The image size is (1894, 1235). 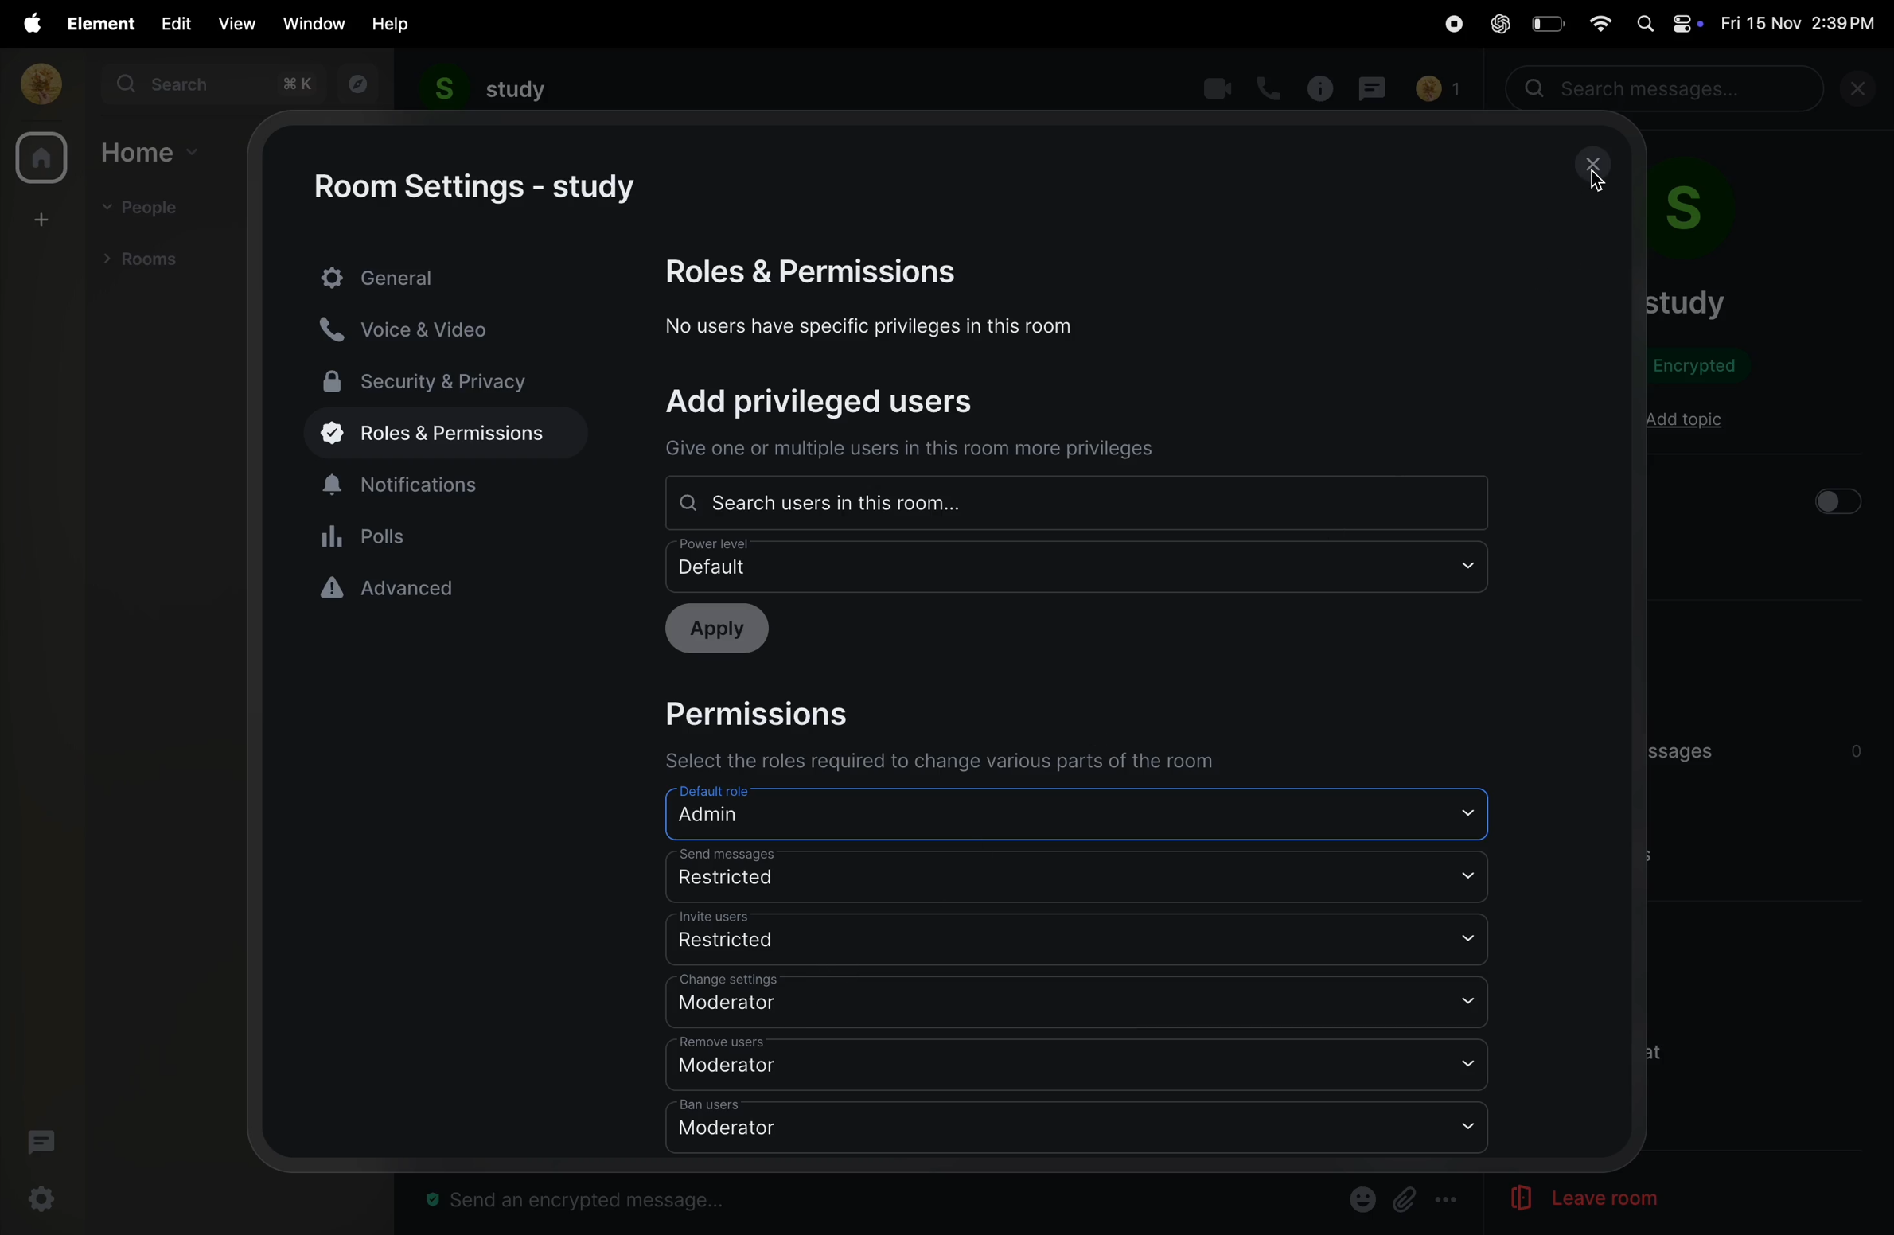 What do you see at coordinates (96, 22) in the screenshot?
I see `element menu` at bounding box center [96, 22].